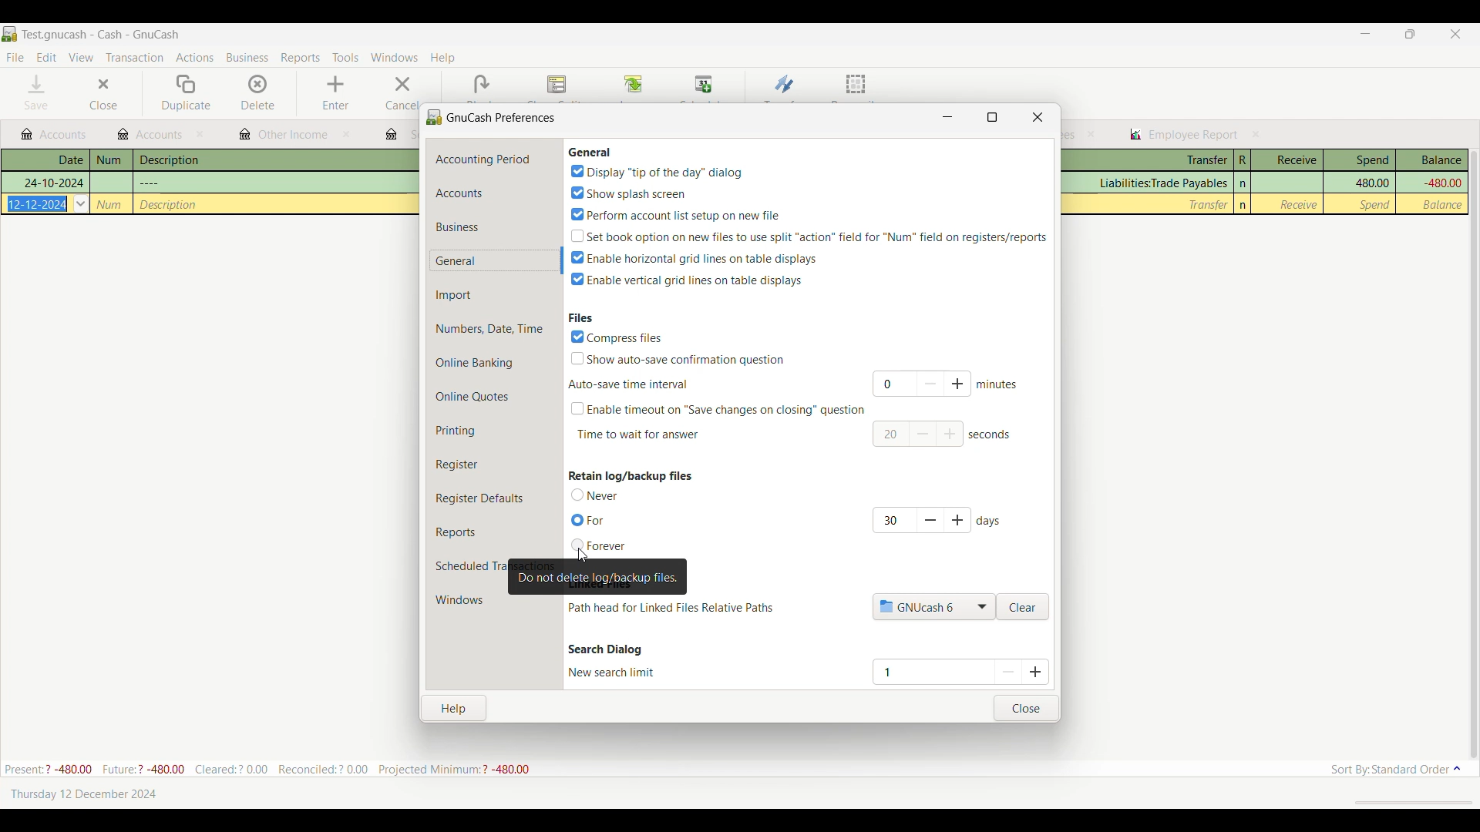  What do you see at coordinates (276, 159) in the screenshot?
I see `Description column` at bounding box center [276, 159].